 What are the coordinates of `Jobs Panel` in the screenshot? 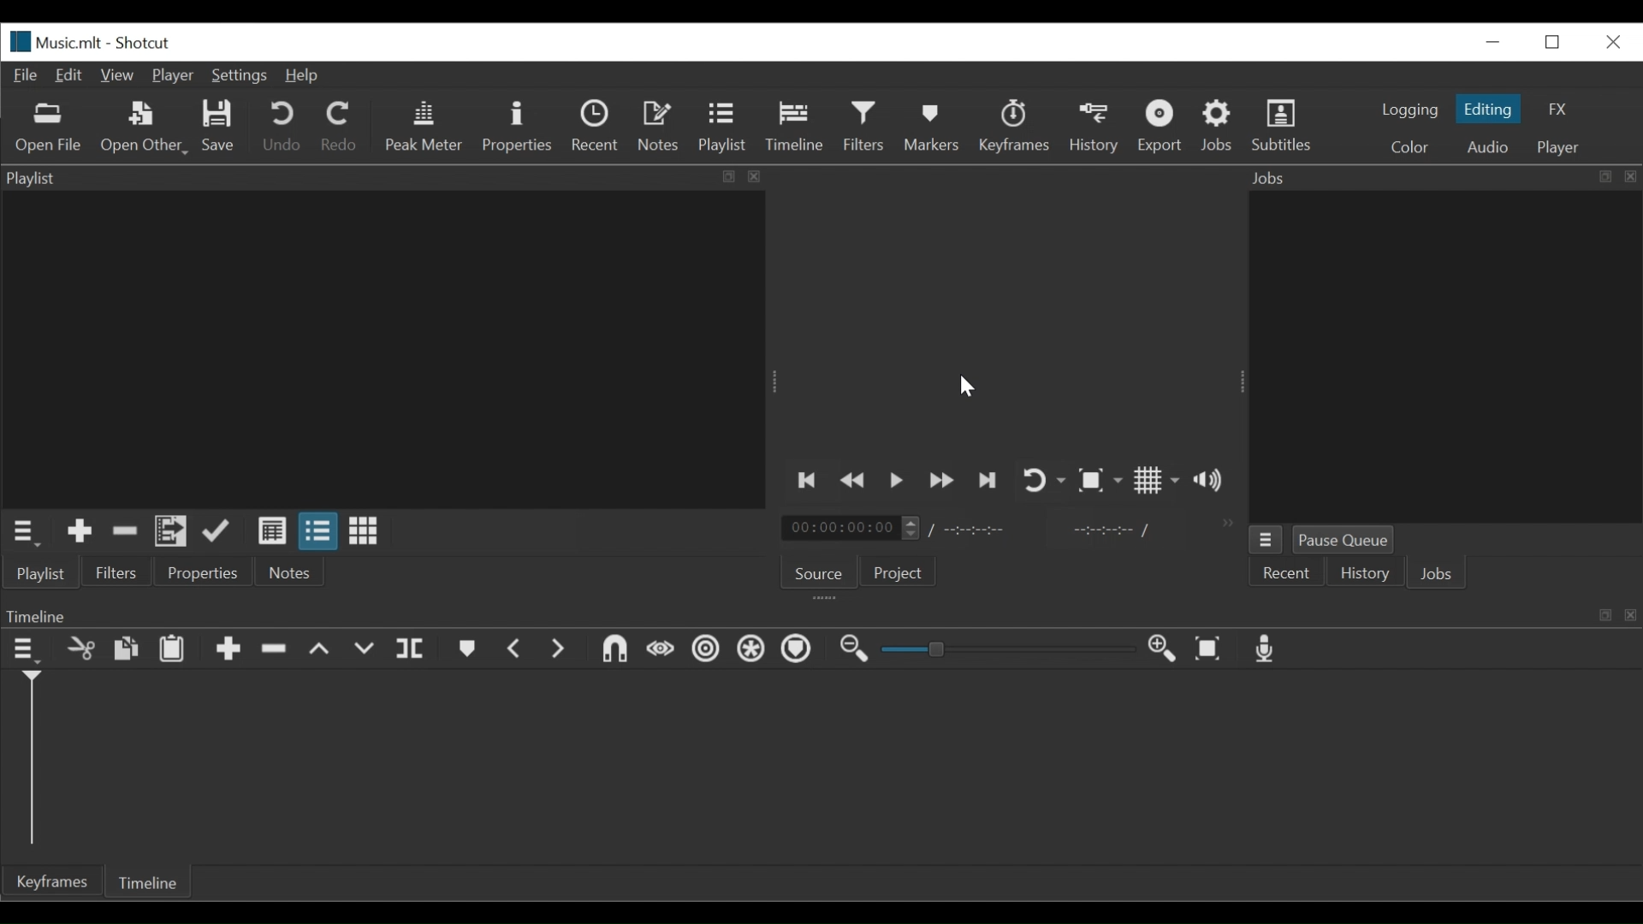 It's located at (1444, 178).